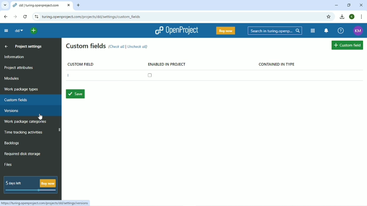  I want to click on Back, so click(6, 17).